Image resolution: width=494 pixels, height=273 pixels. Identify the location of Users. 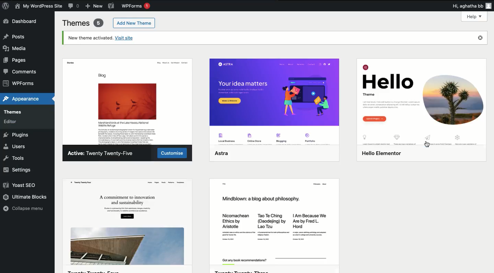
(15, 145).